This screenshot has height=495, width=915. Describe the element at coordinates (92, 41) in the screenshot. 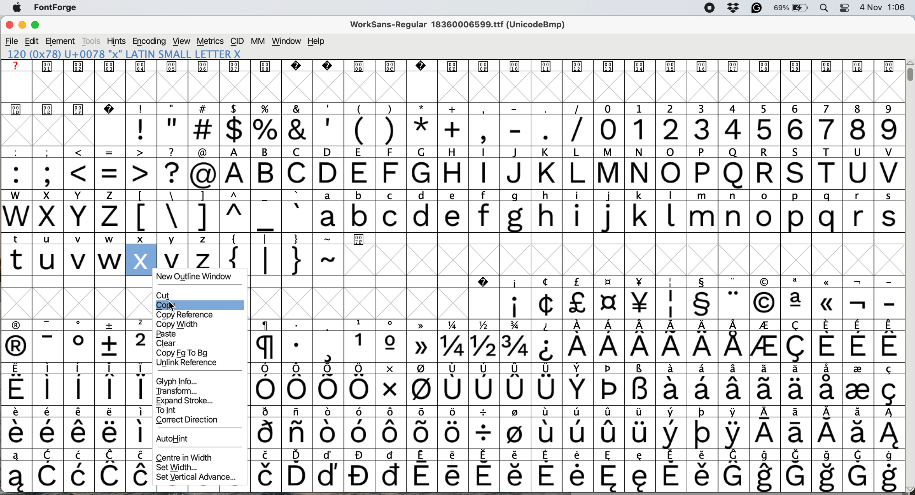

I see `tools` at that location.